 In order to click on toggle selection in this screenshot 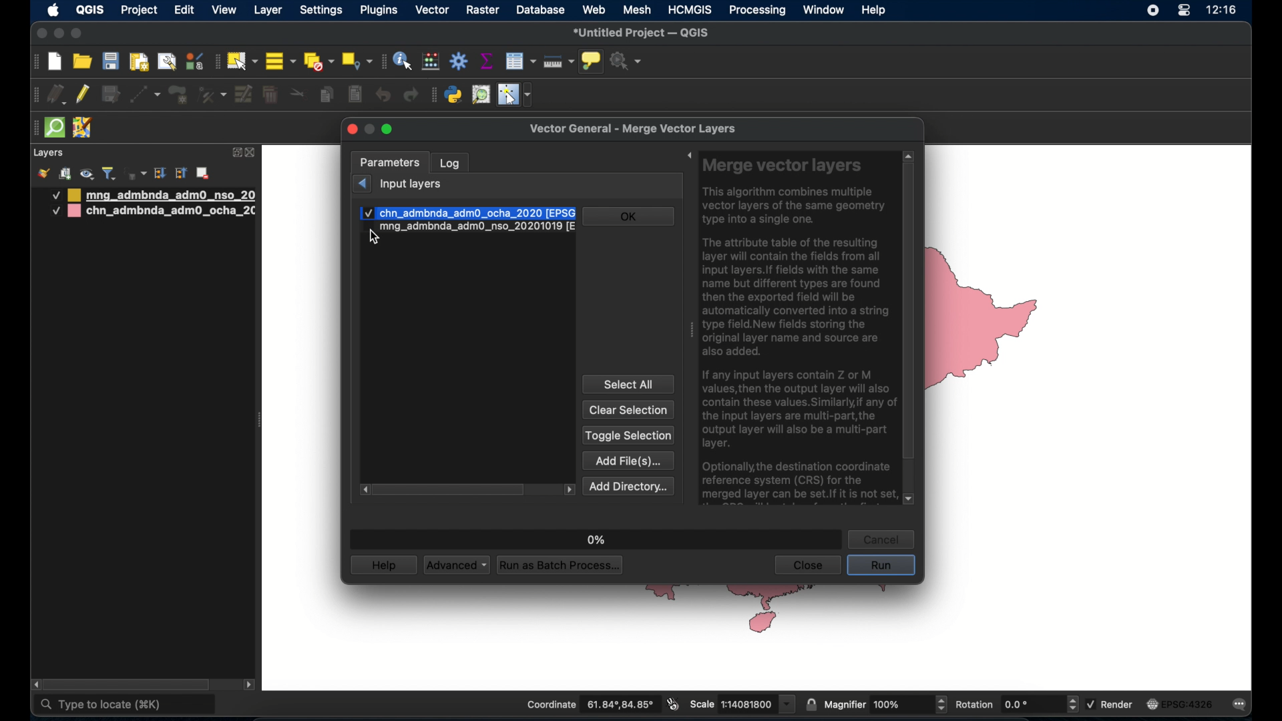, I will do `click(628, 436)`.